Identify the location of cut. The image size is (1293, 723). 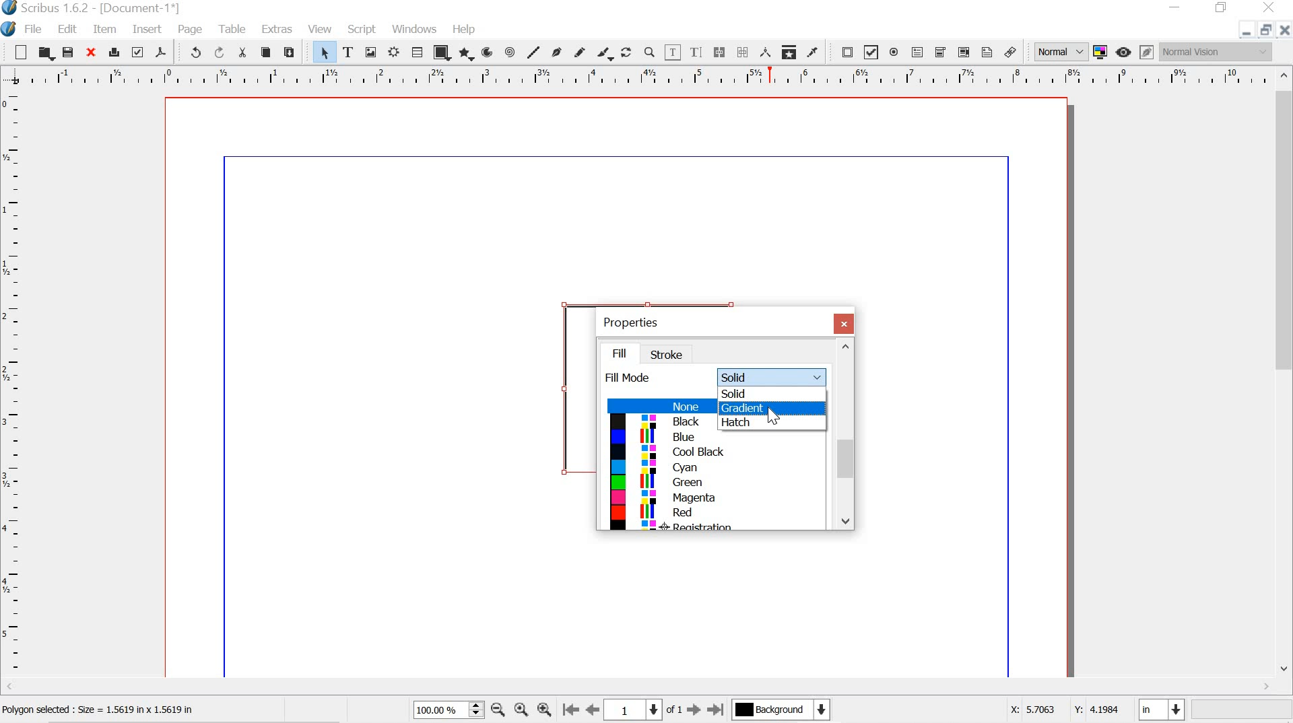
(244, 53).